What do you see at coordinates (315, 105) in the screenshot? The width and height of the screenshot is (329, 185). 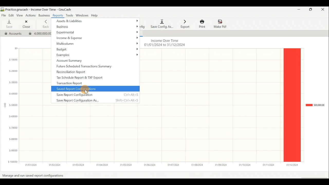 I see `Chart legend` at bounding box center [315, 105].